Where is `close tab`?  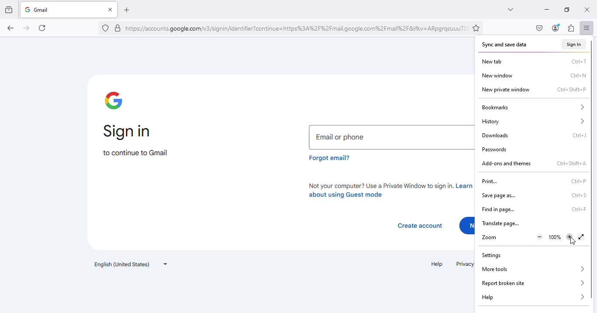 close tab is located at coordinates (111, 9).